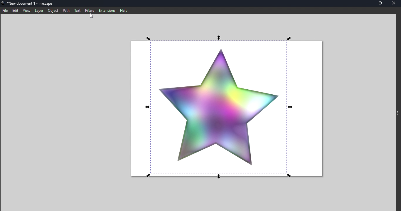 This screenshot has height=211, width=401. Describe the element at coordinates (397, 115) in the screenshot. I see `toggle command panel` at that location.